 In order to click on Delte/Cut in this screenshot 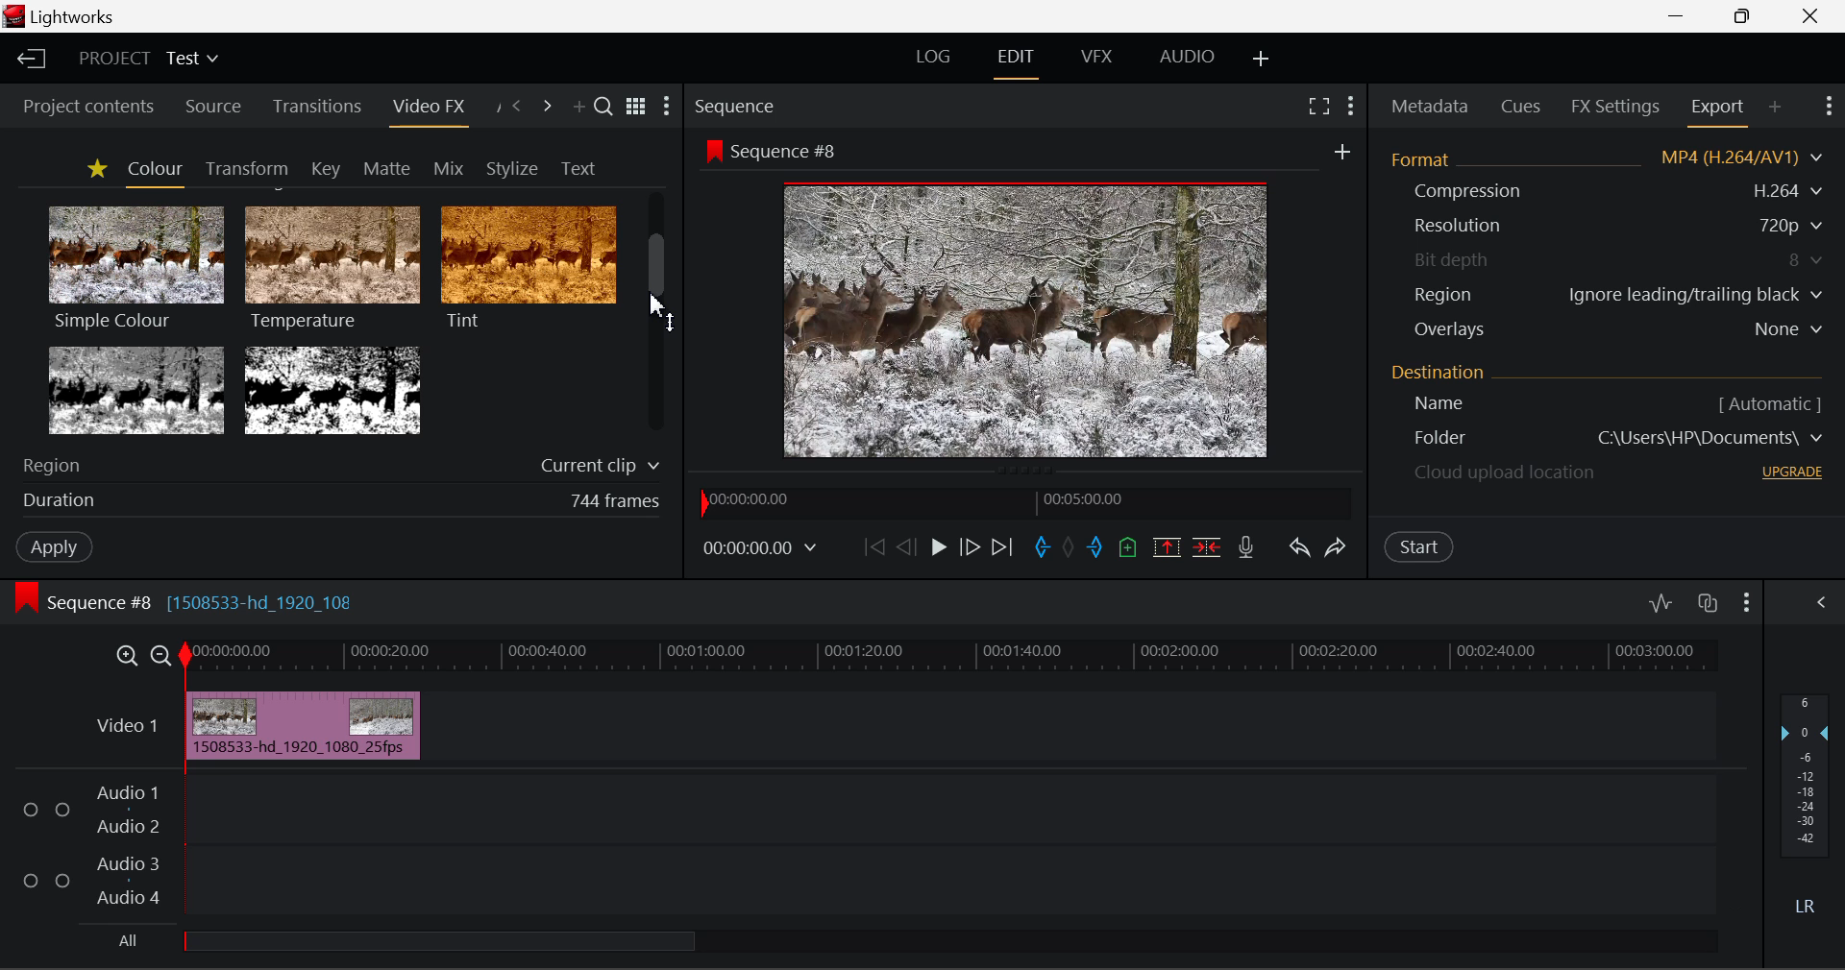, I will do `click(1210, 547)`.